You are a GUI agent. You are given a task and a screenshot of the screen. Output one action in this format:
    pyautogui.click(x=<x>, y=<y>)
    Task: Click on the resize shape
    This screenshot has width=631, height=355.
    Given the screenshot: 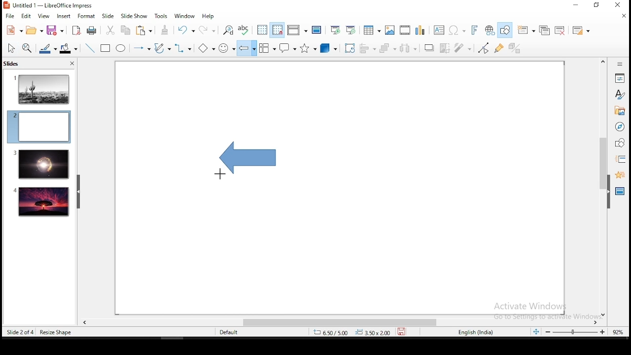 What is the action you would take?
    pyautogui.click(x=56, y=332)
    